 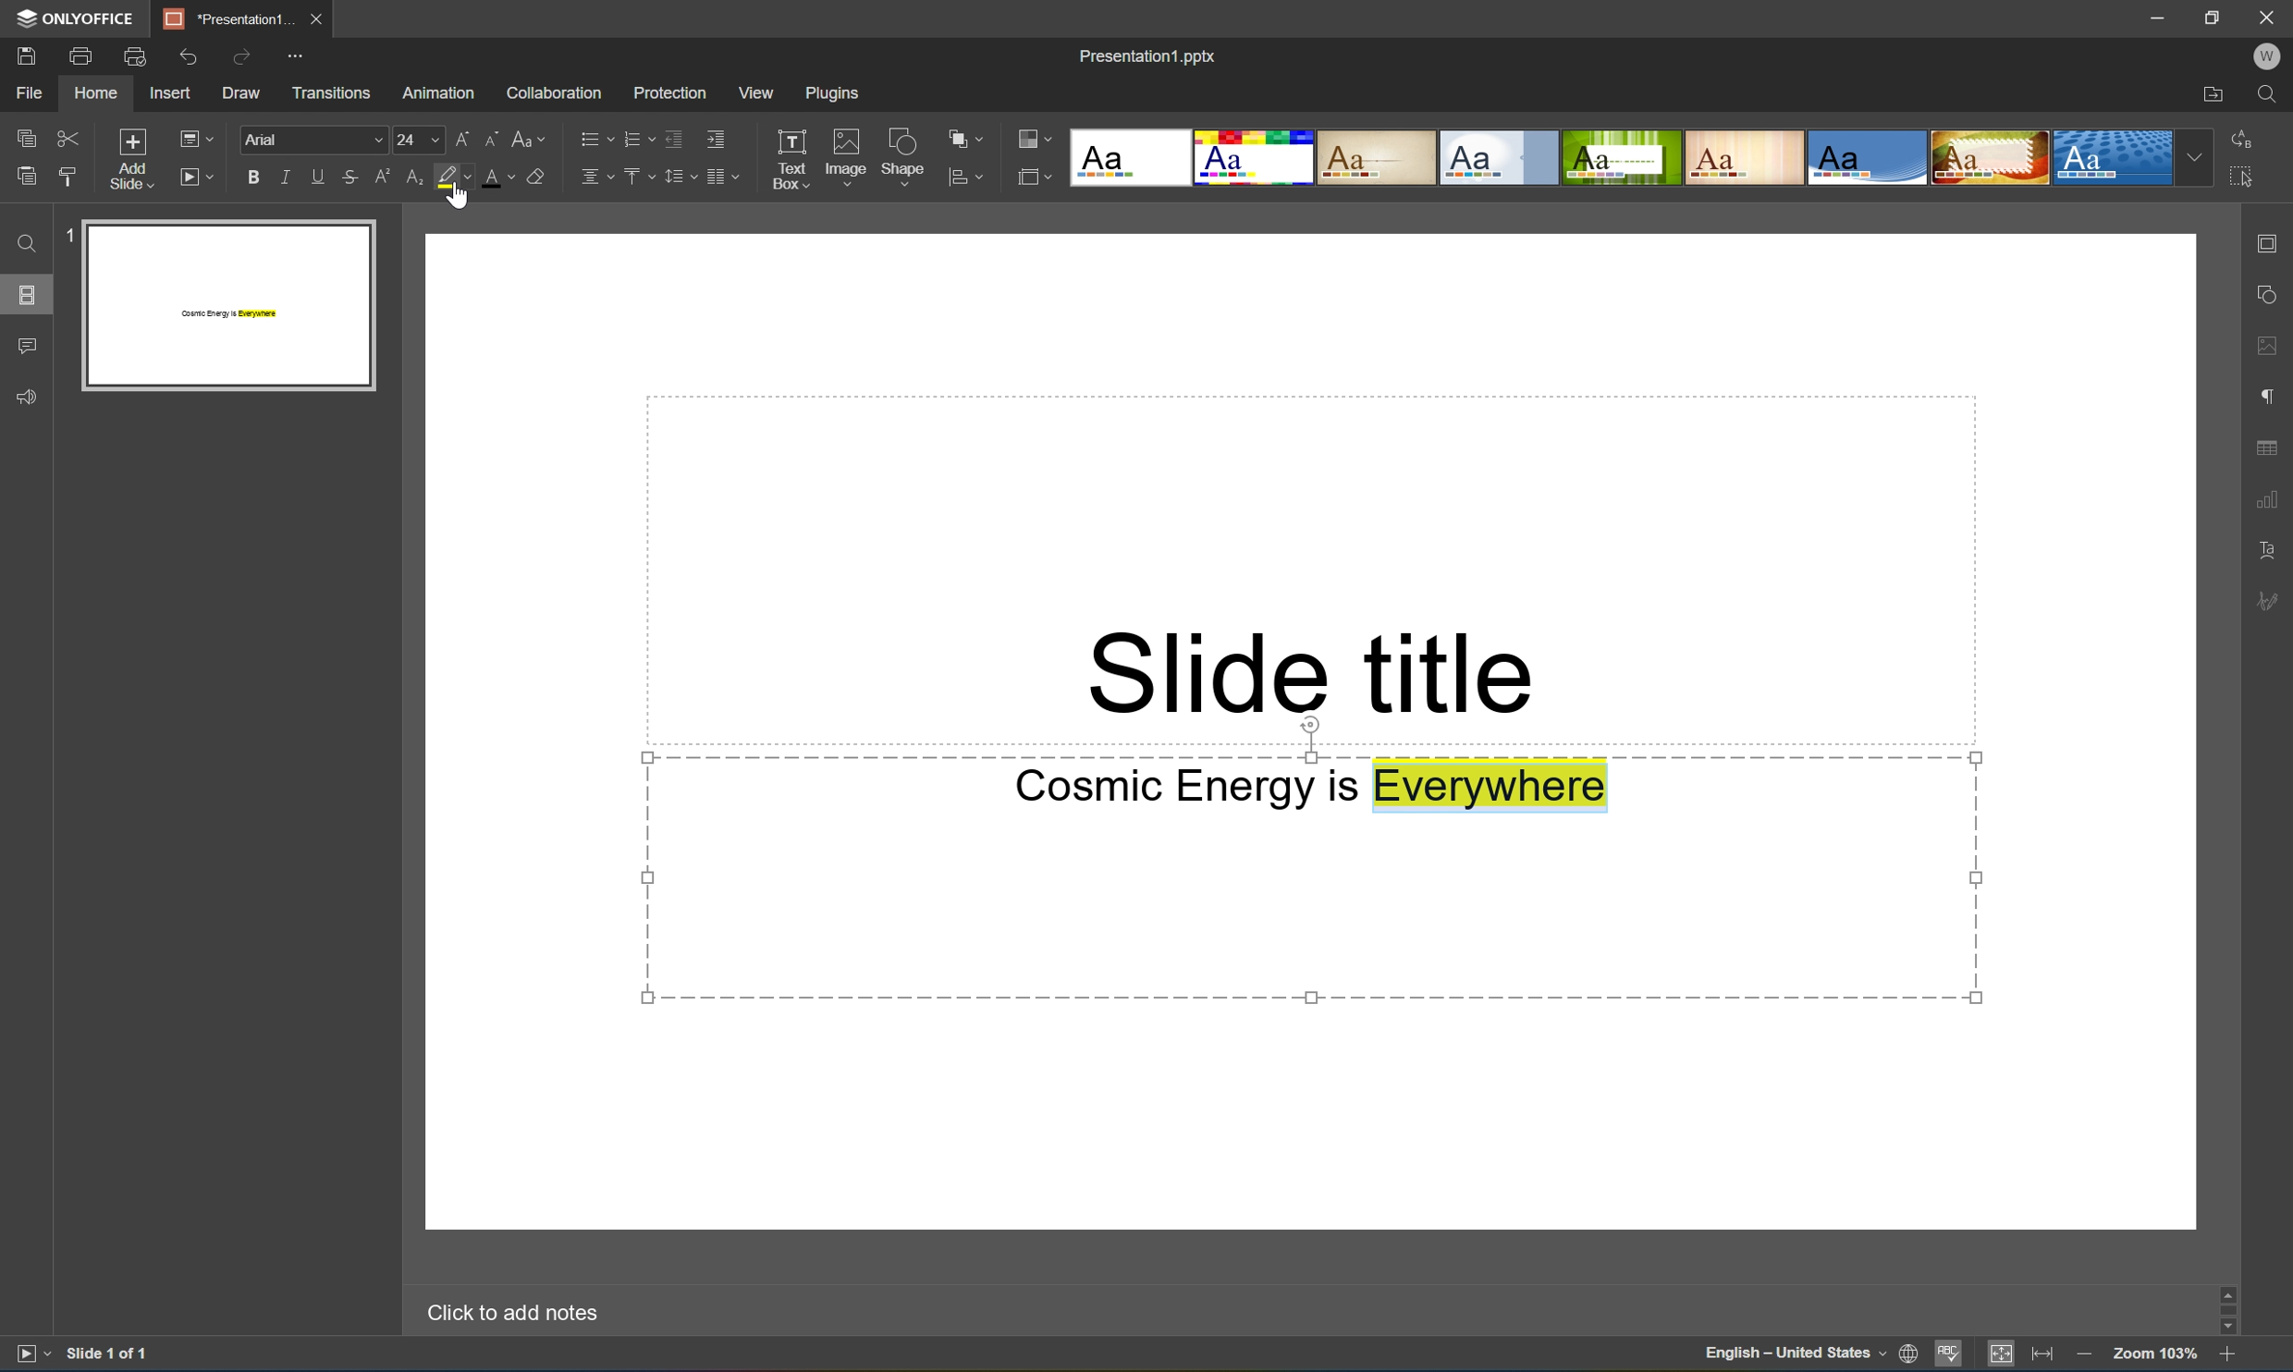 I want to click on Highlight color, so click(x=456, y=176).